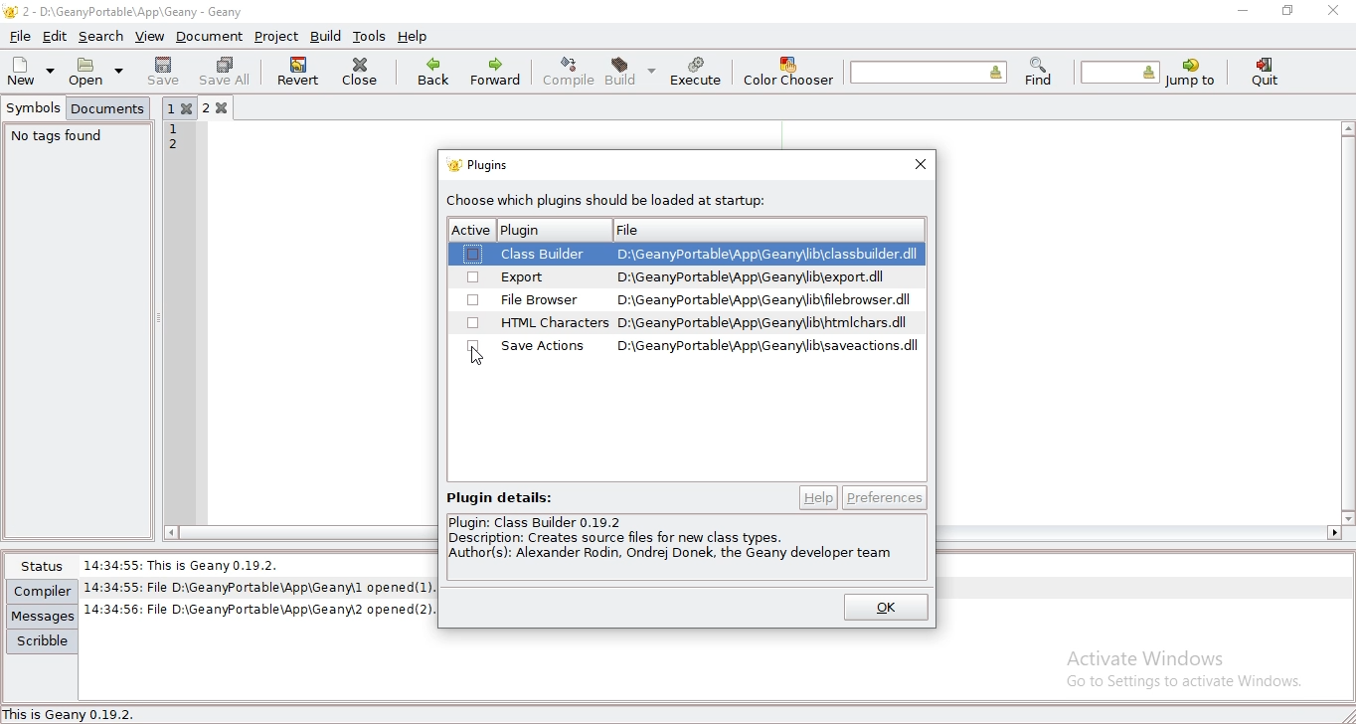 The image size is (1356, 724). Describe the element at coordinates (1038, 72) in the screenshot. I see `find` at that location.